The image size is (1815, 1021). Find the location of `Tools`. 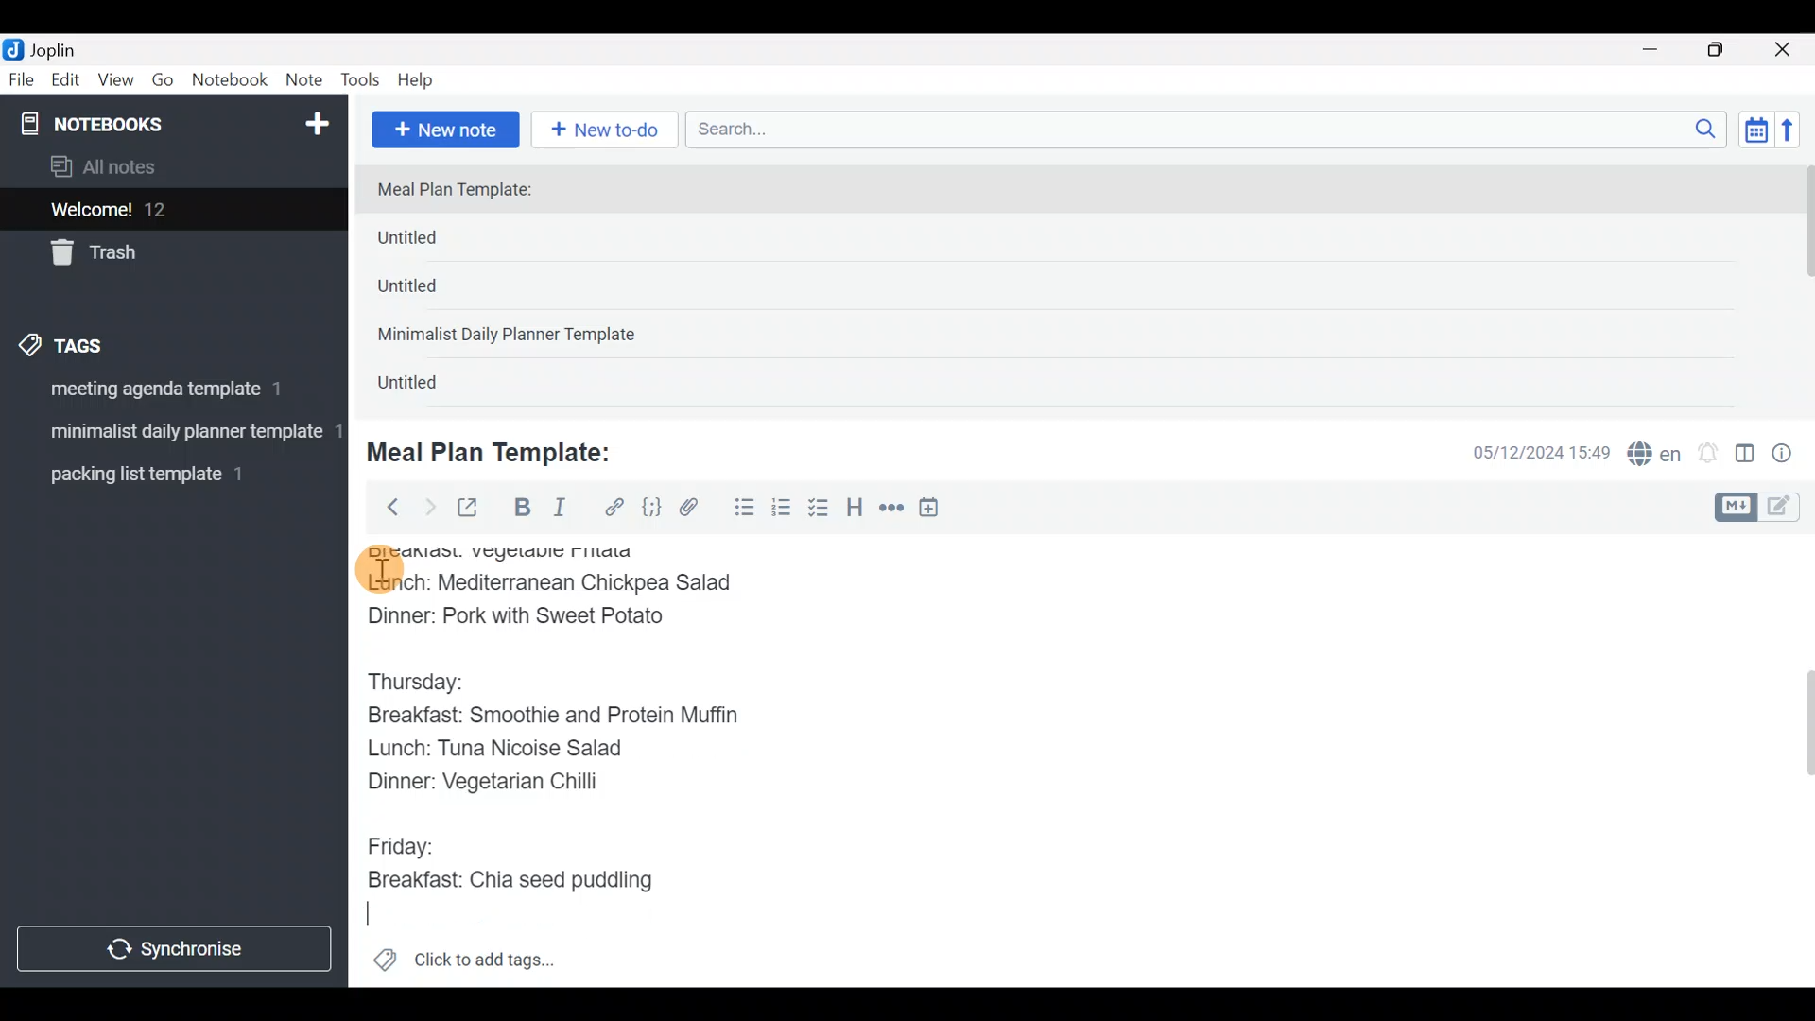

Tools is located at coordinates (361, 81).